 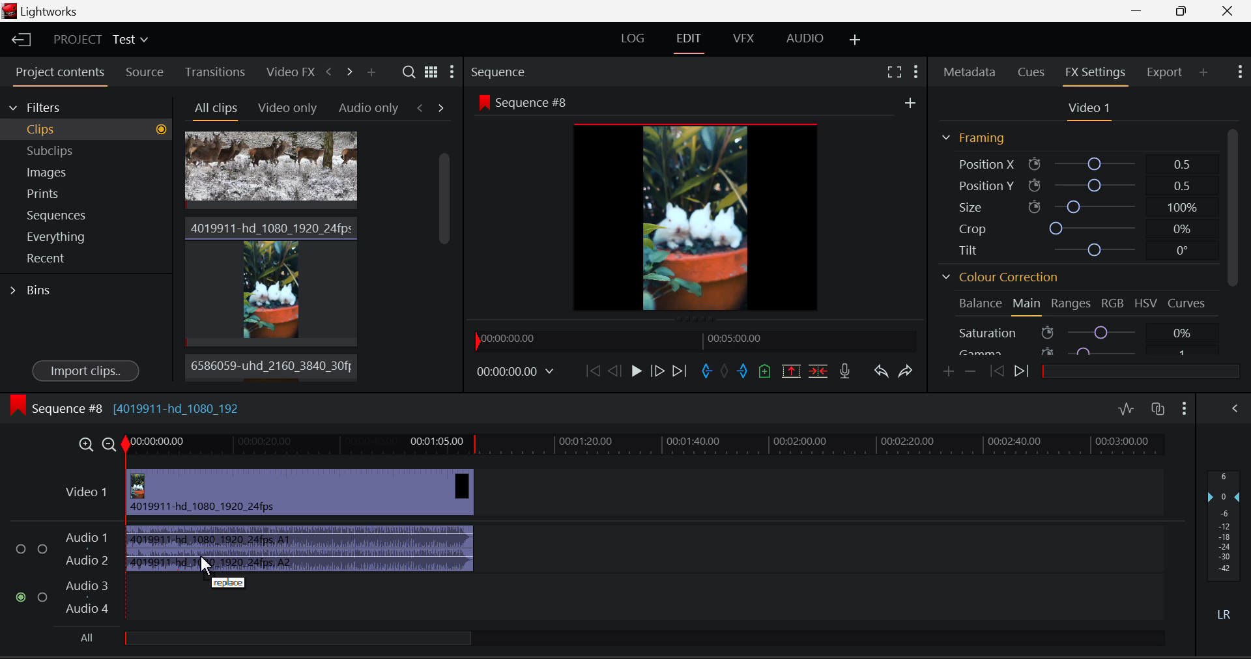 I want to click on Images, so click(x=86, y=170).